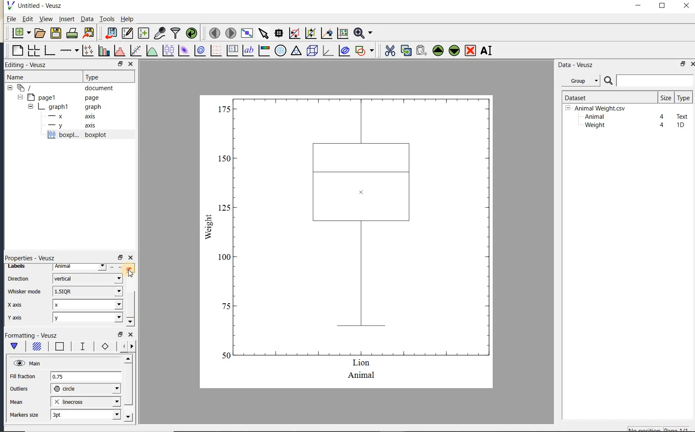  What do you see at coordinates (666, 97) in the screenshot?
I see `size` at bounding box center [666, 97].